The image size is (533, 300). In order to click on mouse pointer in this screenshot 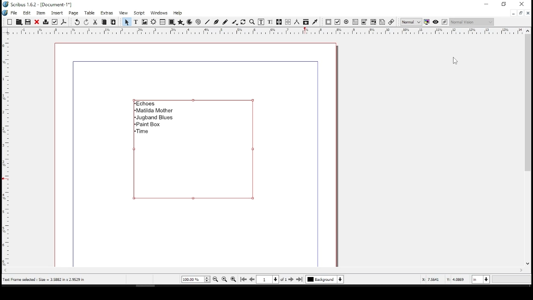, I will do `click(455, 61)`.